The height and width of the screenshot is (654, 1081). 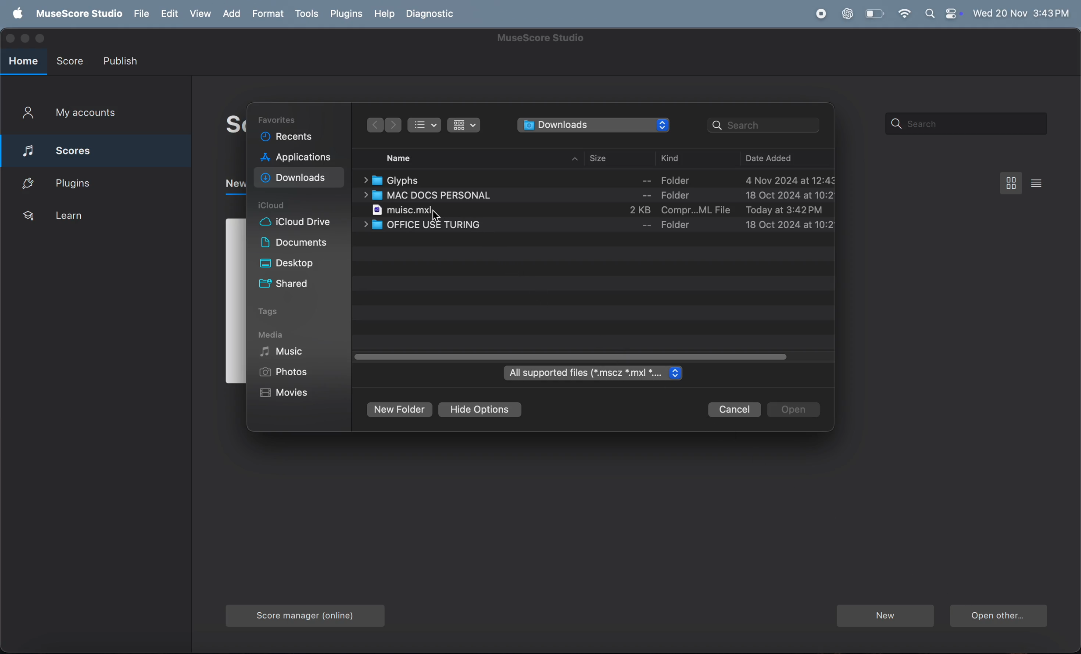 I want to click on search, so click(x=965, y=124).